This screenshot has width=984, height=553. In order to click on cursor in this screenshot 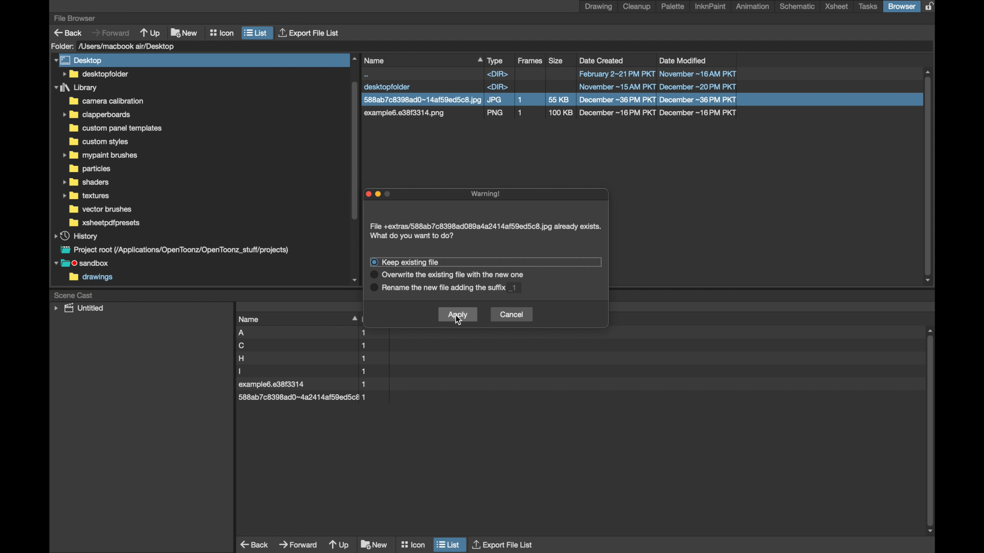, I will do `click(458, 321)`.